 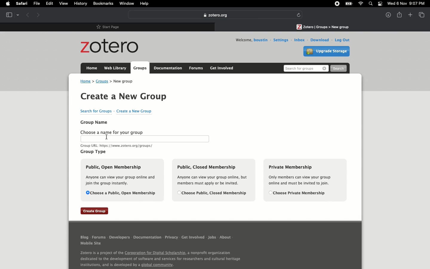 I want to click on View, so click(x=64, y=4).